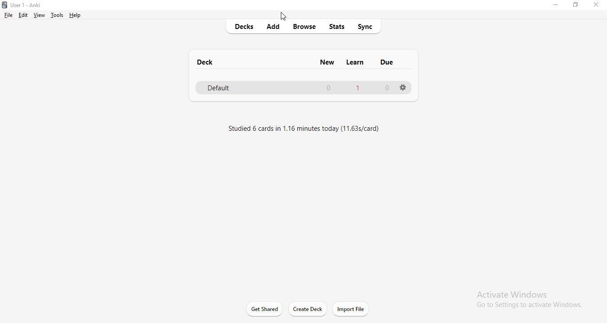 Image resolution: width=607 pixels, height=323 pixels. What do you see at coordinates (326, 89) in the screenshot?
I see `0` at bounding box center [326, 89].